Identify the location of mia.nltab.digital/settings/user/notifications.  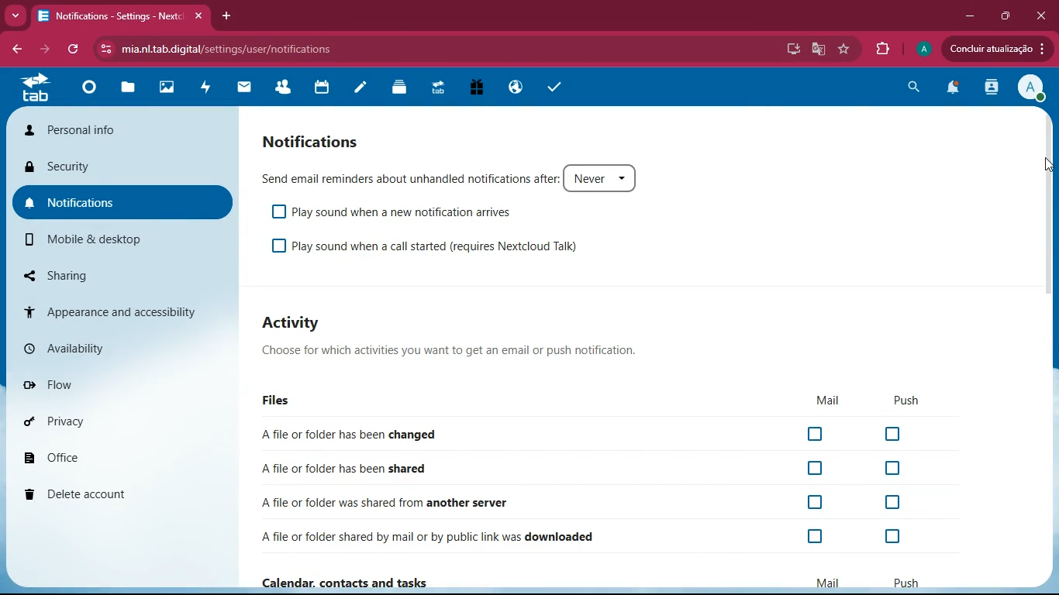
(233, 48).